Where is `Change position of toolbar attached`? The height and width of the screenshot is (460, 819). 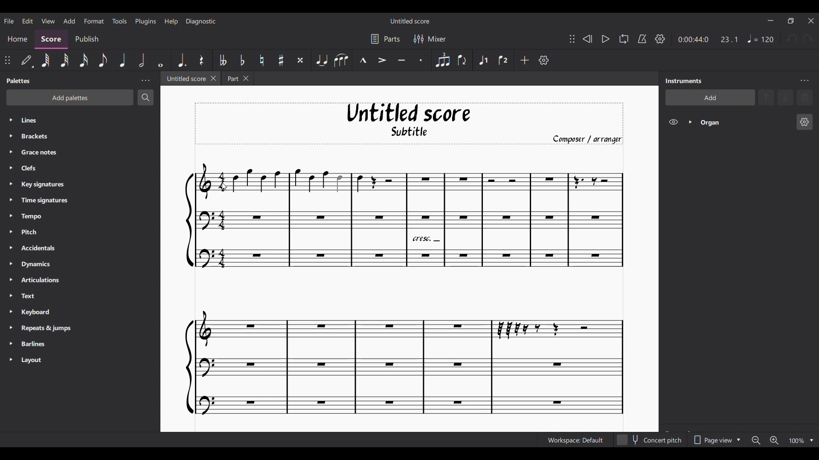 Change position of toolbar attached is located at coordinates (7, 60).